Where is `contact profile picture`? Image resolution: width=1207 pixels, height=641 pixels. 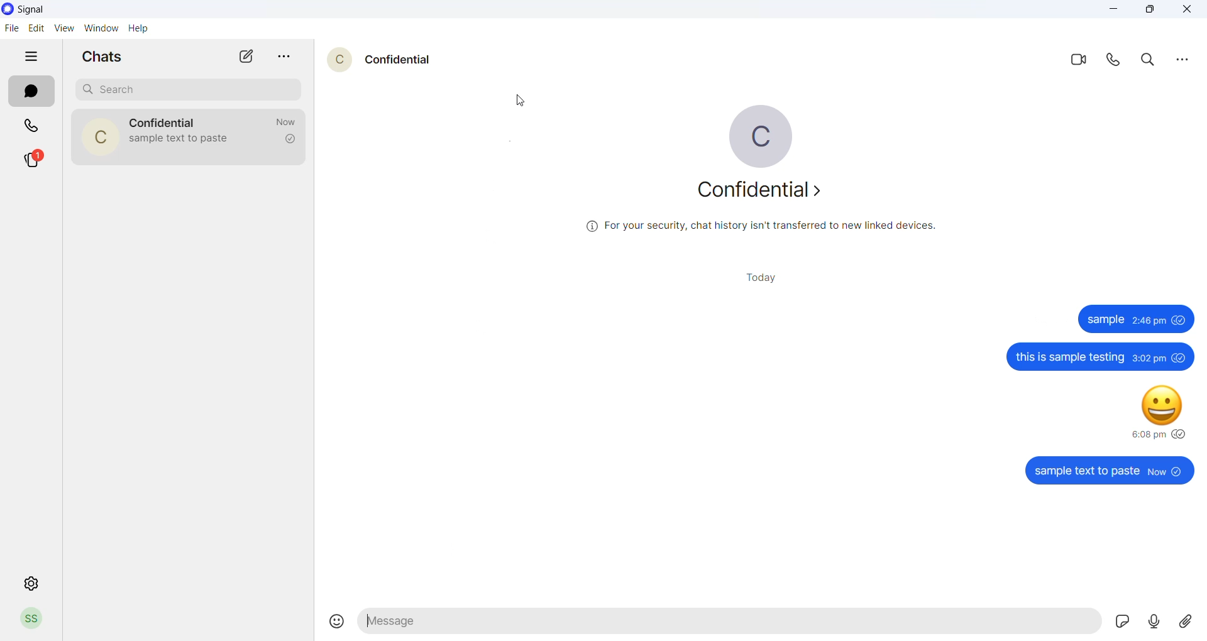 contact profile picture is located at coordinates (104, 138).